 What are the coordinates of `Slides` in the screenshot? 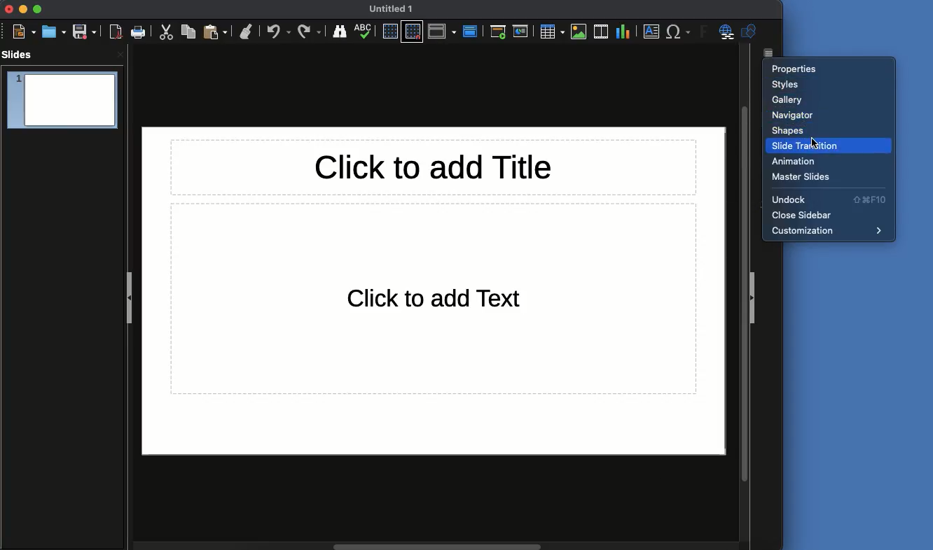 It's located at (20, 55).